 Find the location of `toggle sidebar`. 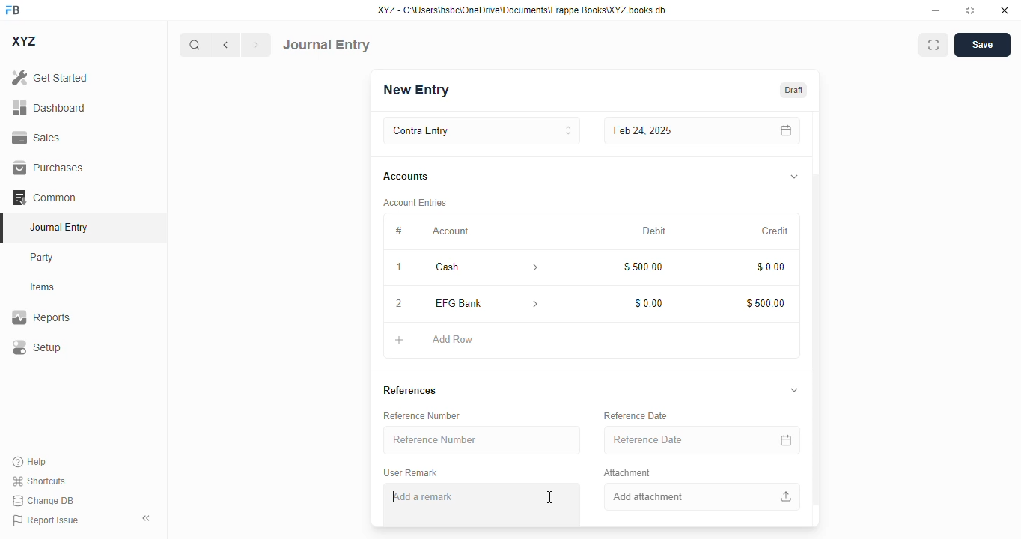

toggle sidebar is located at coordinates (147, 518).